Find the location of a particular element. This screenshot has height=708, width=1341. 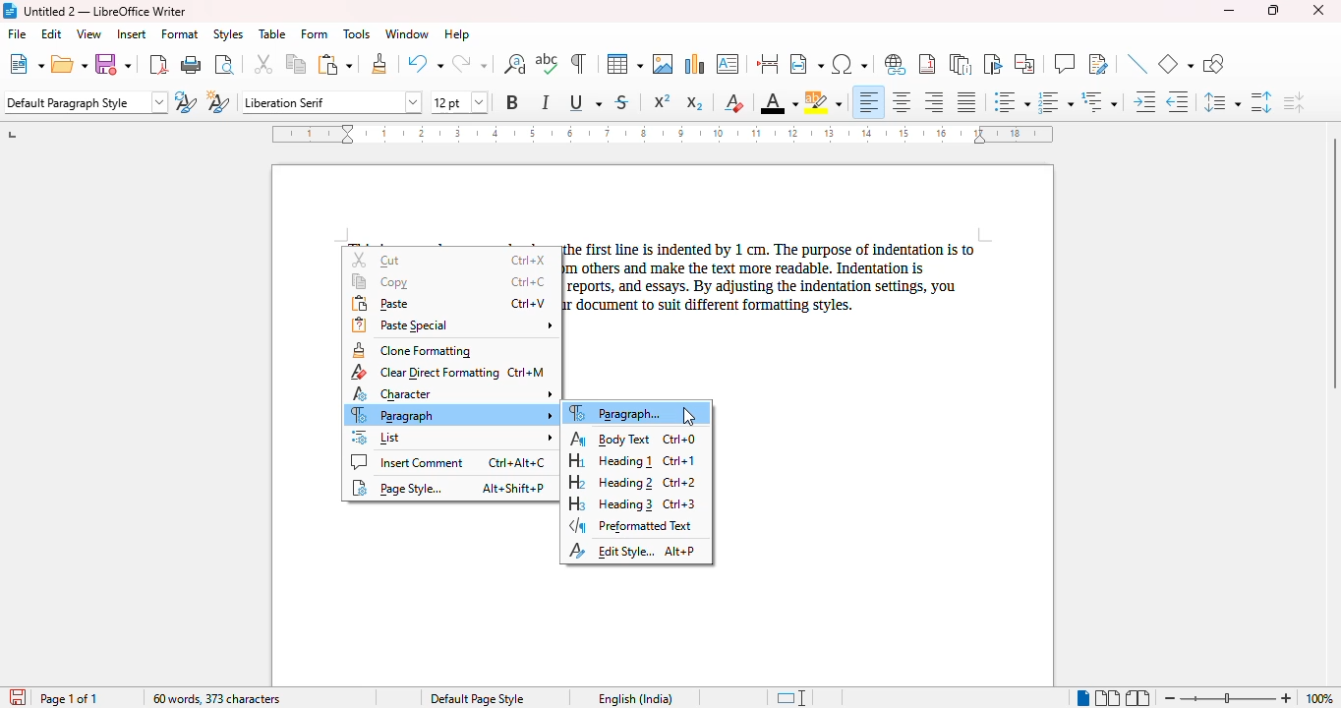

zoom factor is located at coordinates (1319, 698).